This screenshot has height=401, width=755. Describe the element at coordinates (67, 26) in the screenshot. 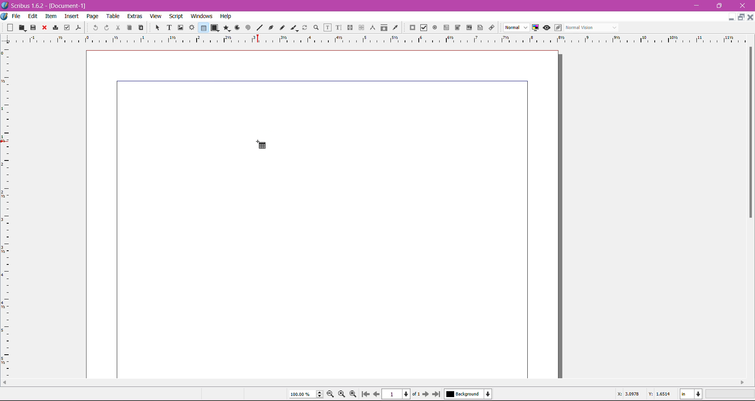

I see `Preflight Verifier` at that location.